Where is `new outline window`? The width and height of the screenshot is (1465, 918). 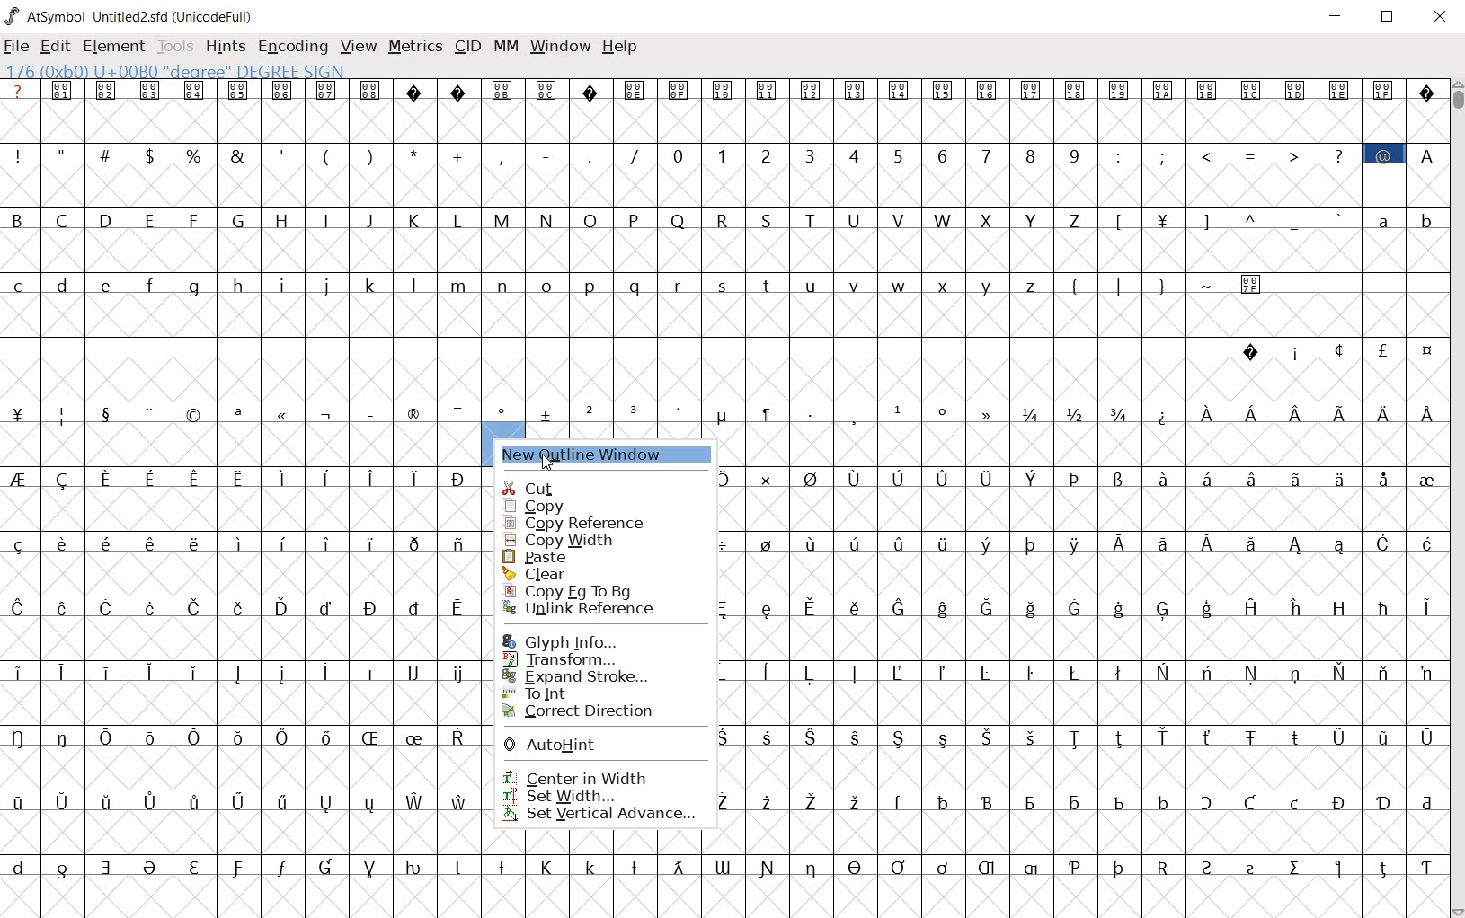
new outline window is located at coordinates (606, 456).